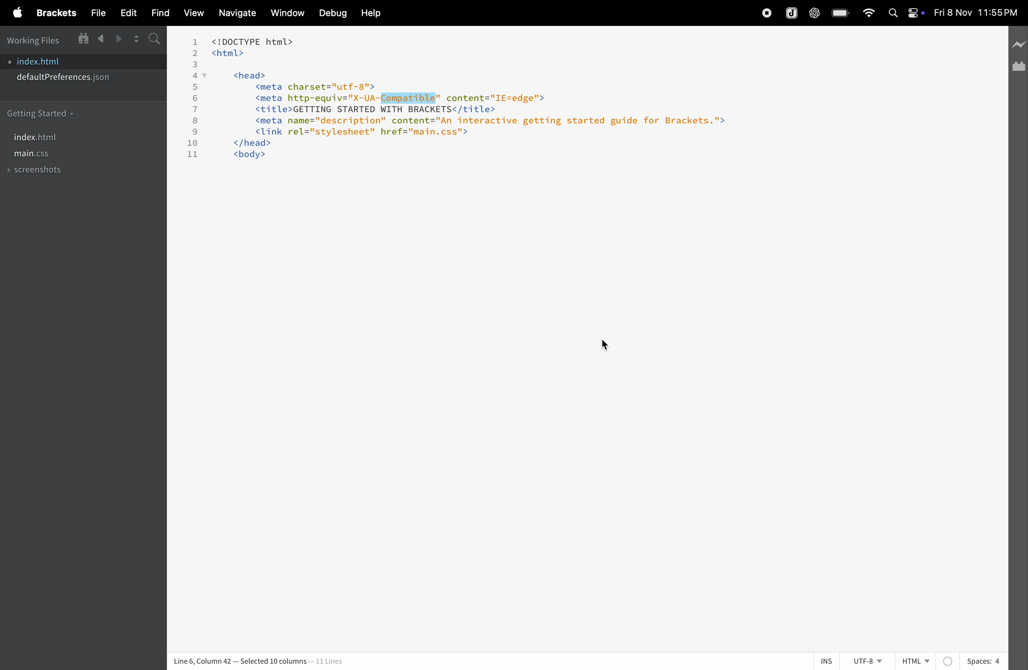 This screenshot has width=1028, height=670. What do you see at coordinates (99, 39) in the screenshot?
I see `backward` at bounding box center [99, 39].